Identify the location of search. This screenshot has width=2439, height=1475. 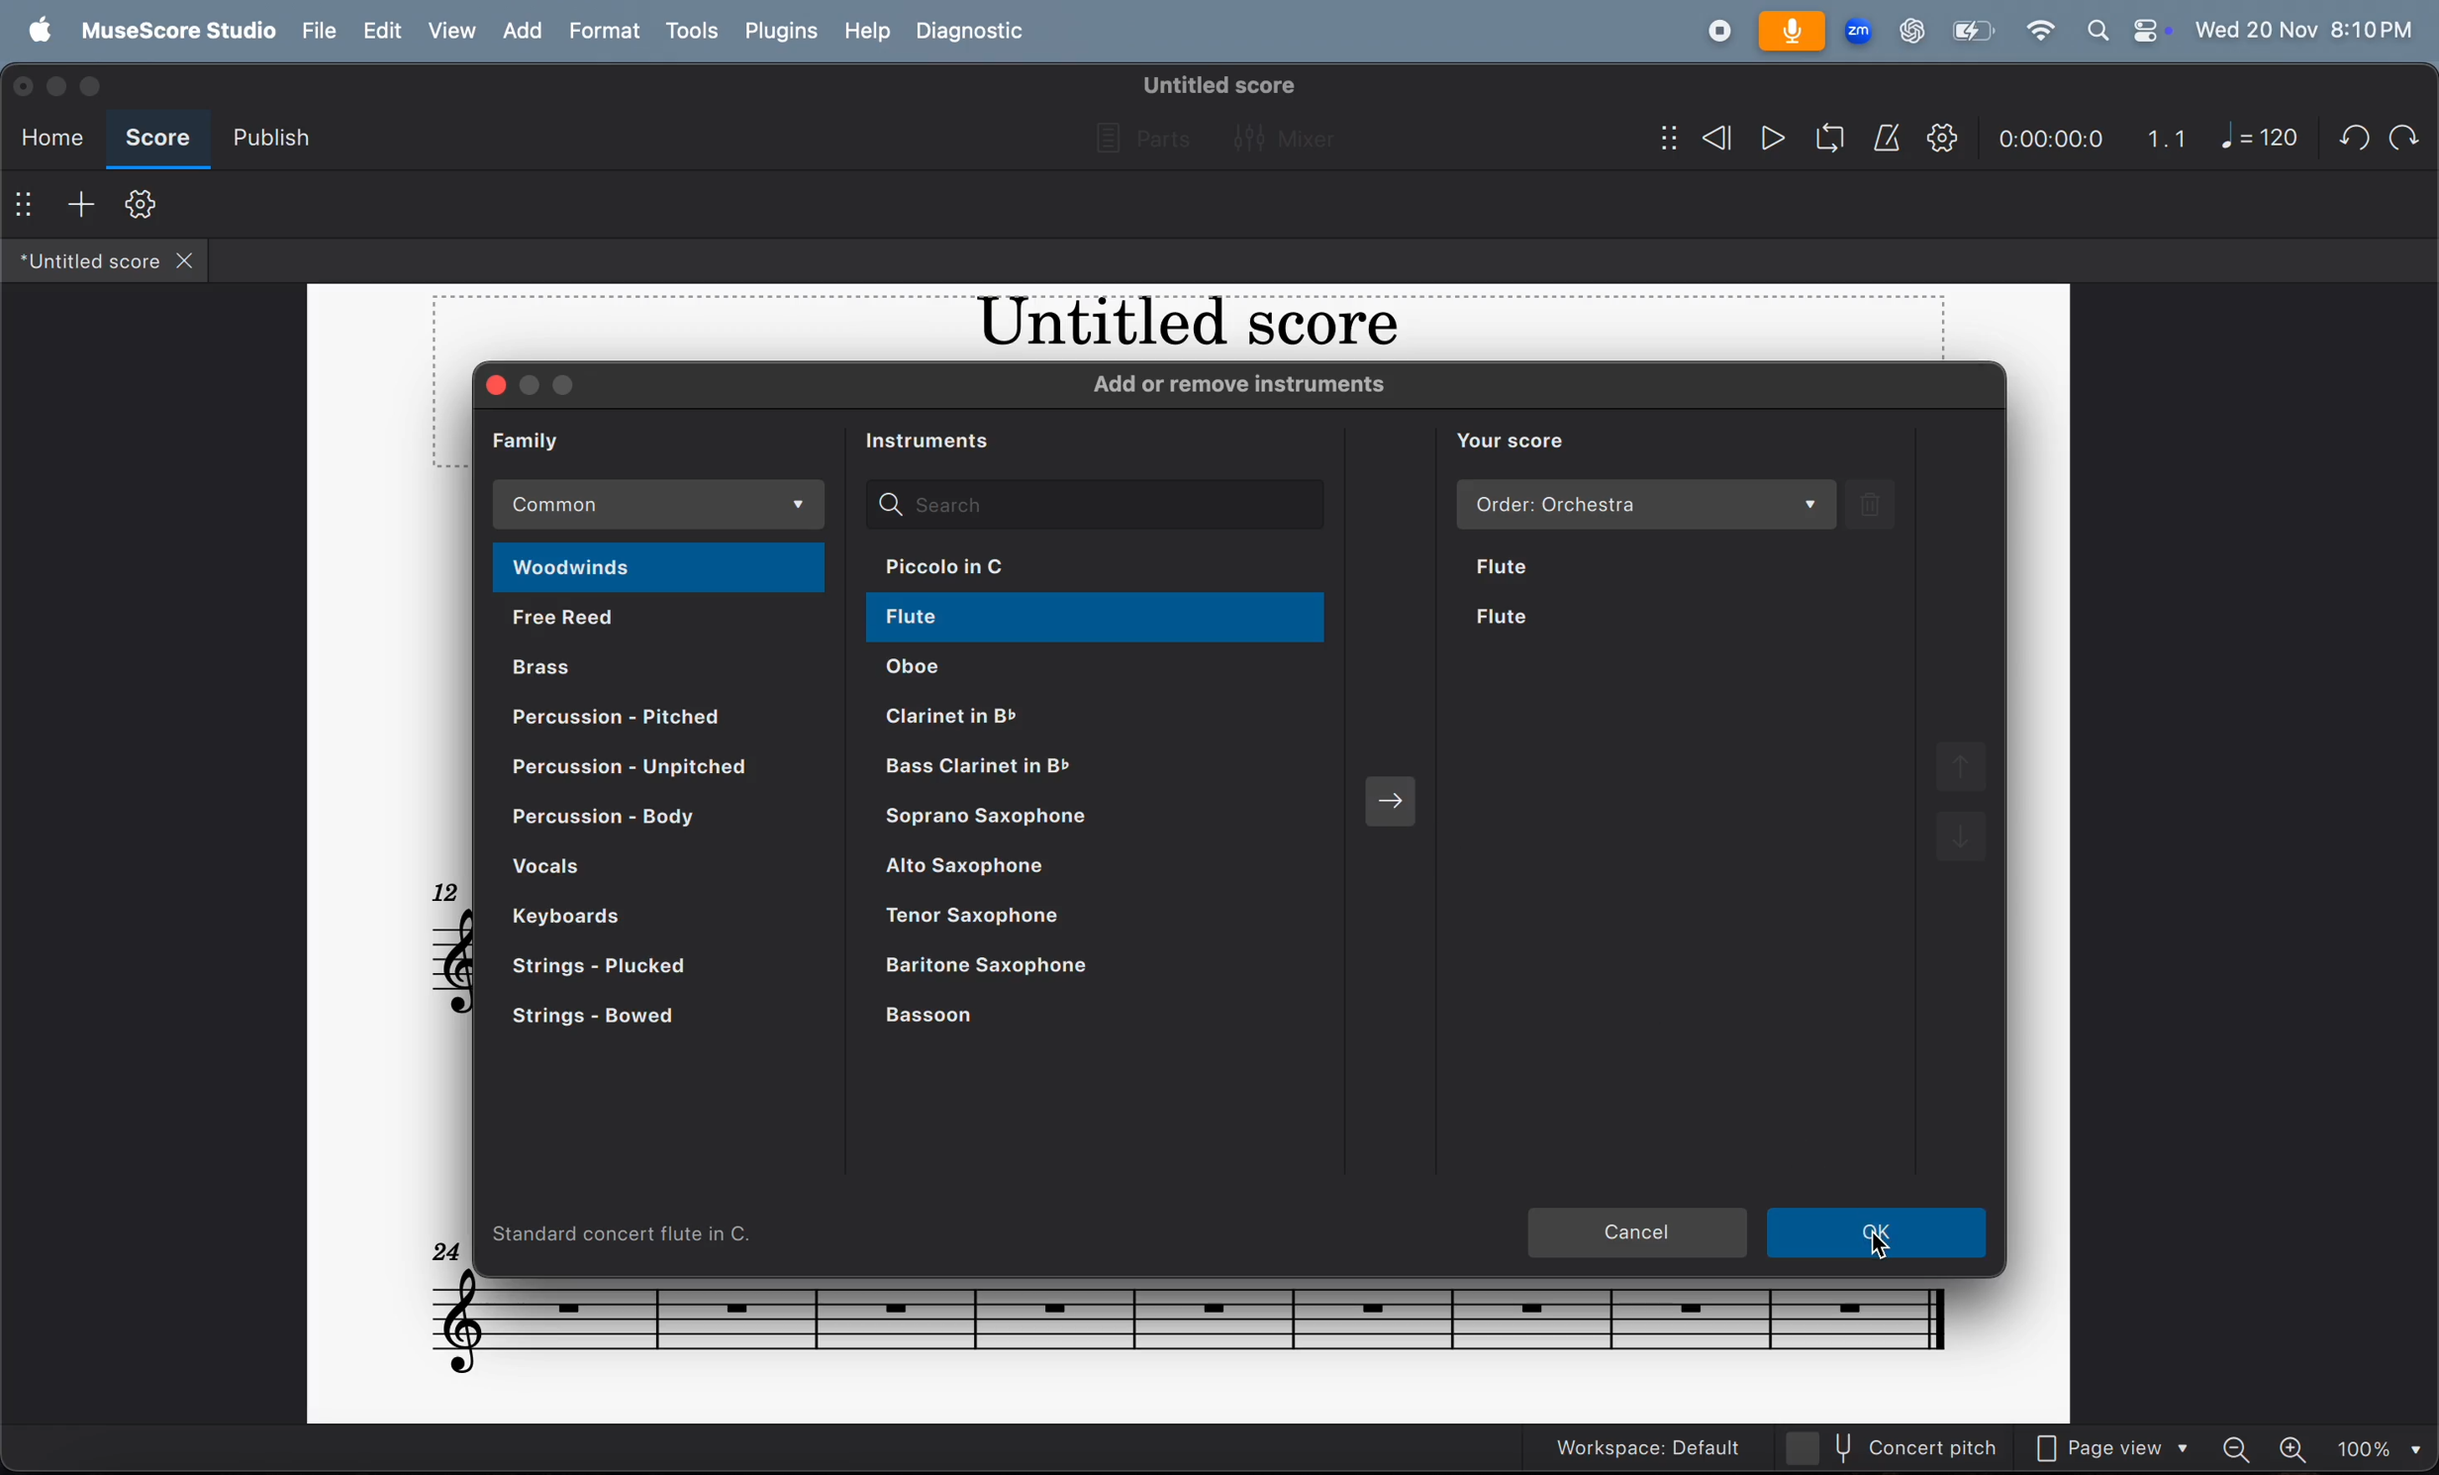
(1094, 501).